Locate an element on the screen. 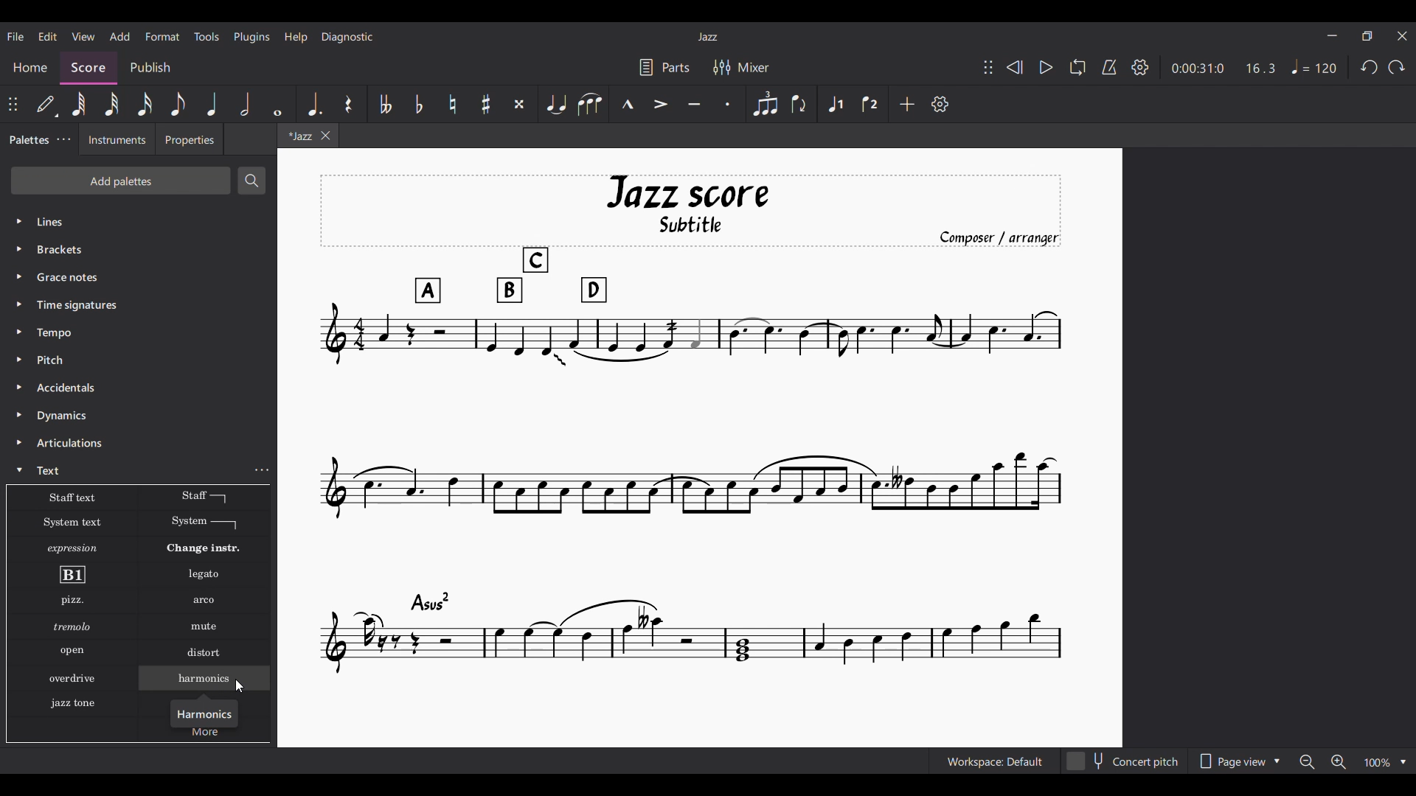 The image size is (1416, 796). Current duration and ratio is located at coordinates (1224, 68).